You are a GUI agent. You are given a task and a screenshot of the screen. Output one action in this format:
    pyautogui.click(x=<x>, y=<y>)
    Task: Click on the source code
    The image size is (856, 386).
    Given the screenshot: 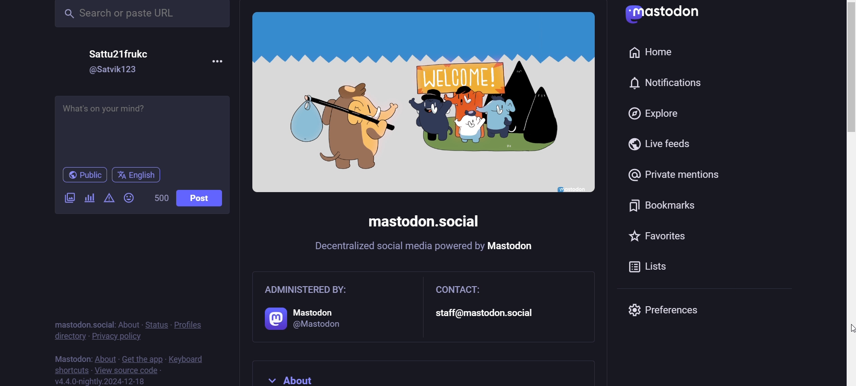 What is the action you would take?
    pyautogui.click(x=130, y=369)
    